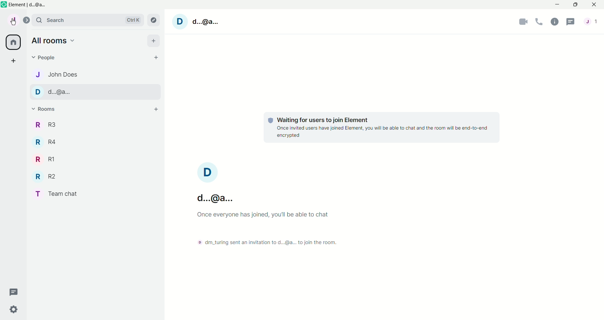 This screenshot has height=320, width=604. Describe the element at coordinates (60, 75) in the screenshot. I see `John Does - Contact name` at that location.